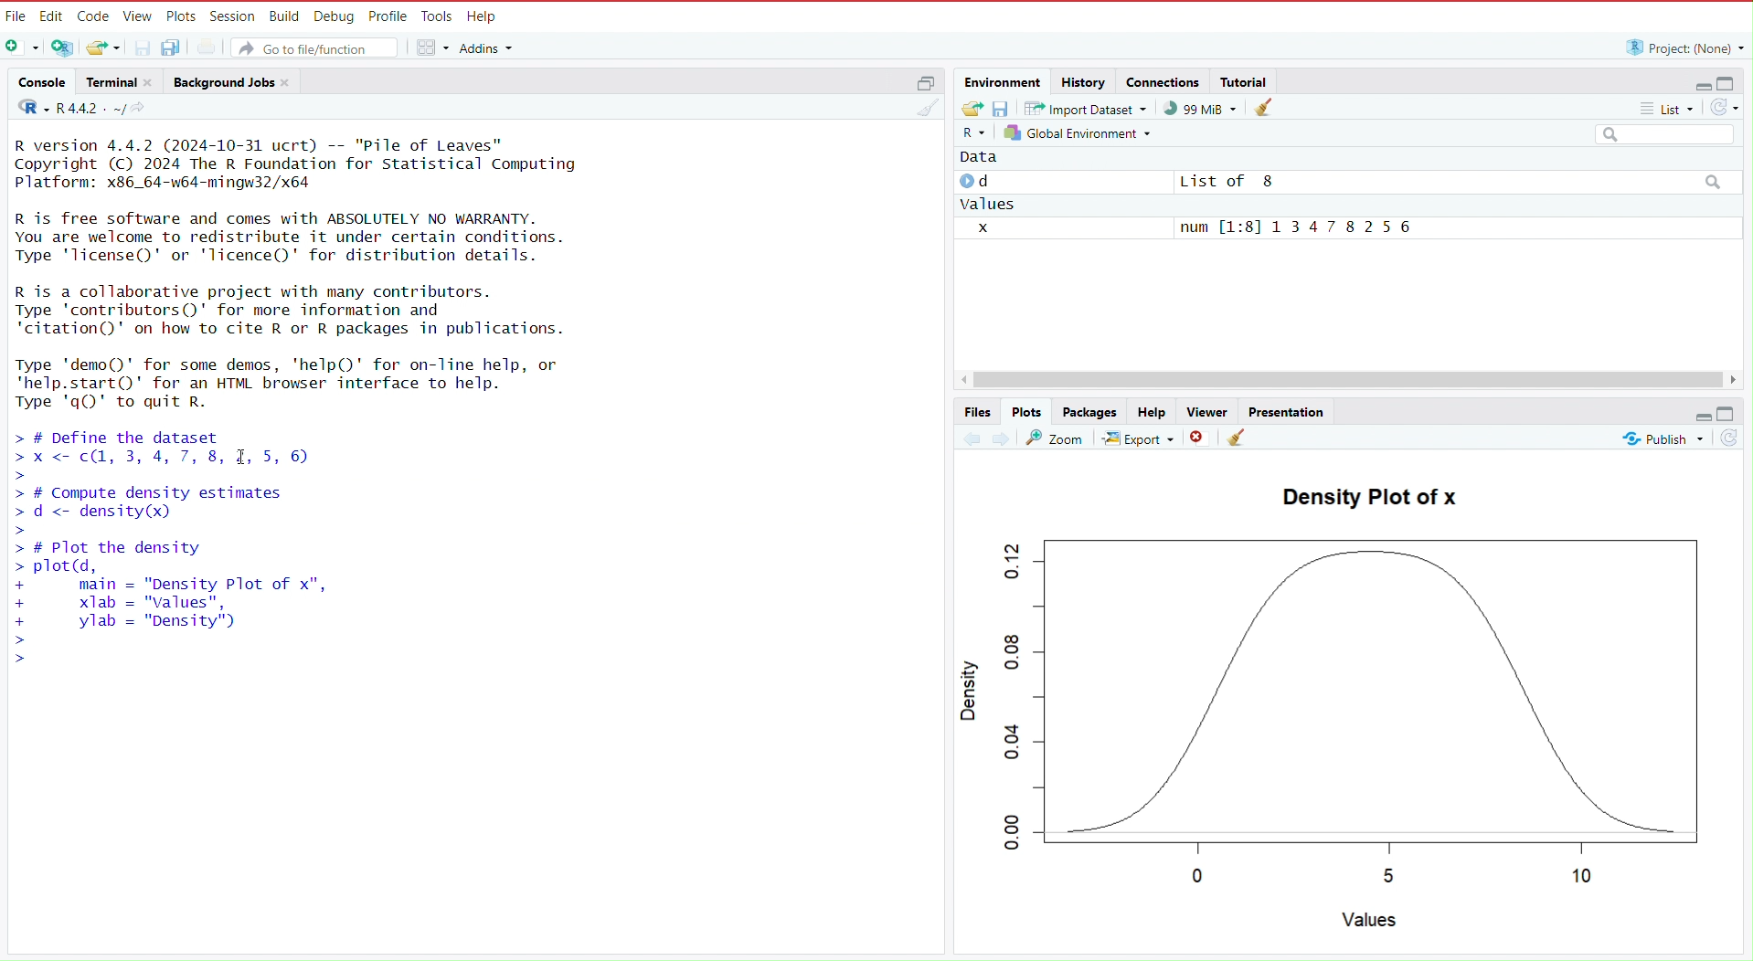 This screenshot has width=1753, height=961. I want to click on R 4.4.2 . ~/, so click(91, 109).